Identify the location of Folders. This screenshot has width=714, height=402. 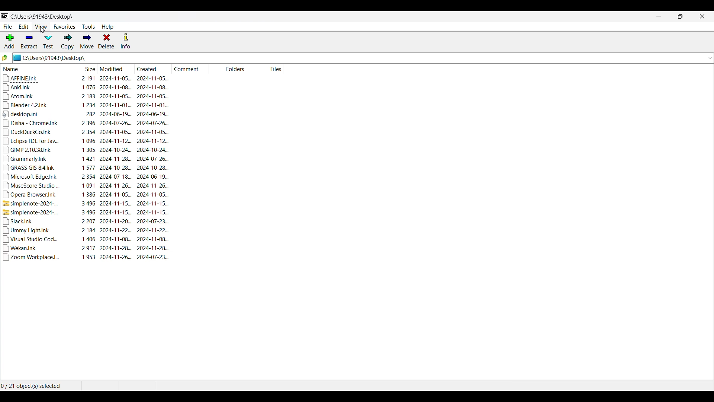
(229, 68).